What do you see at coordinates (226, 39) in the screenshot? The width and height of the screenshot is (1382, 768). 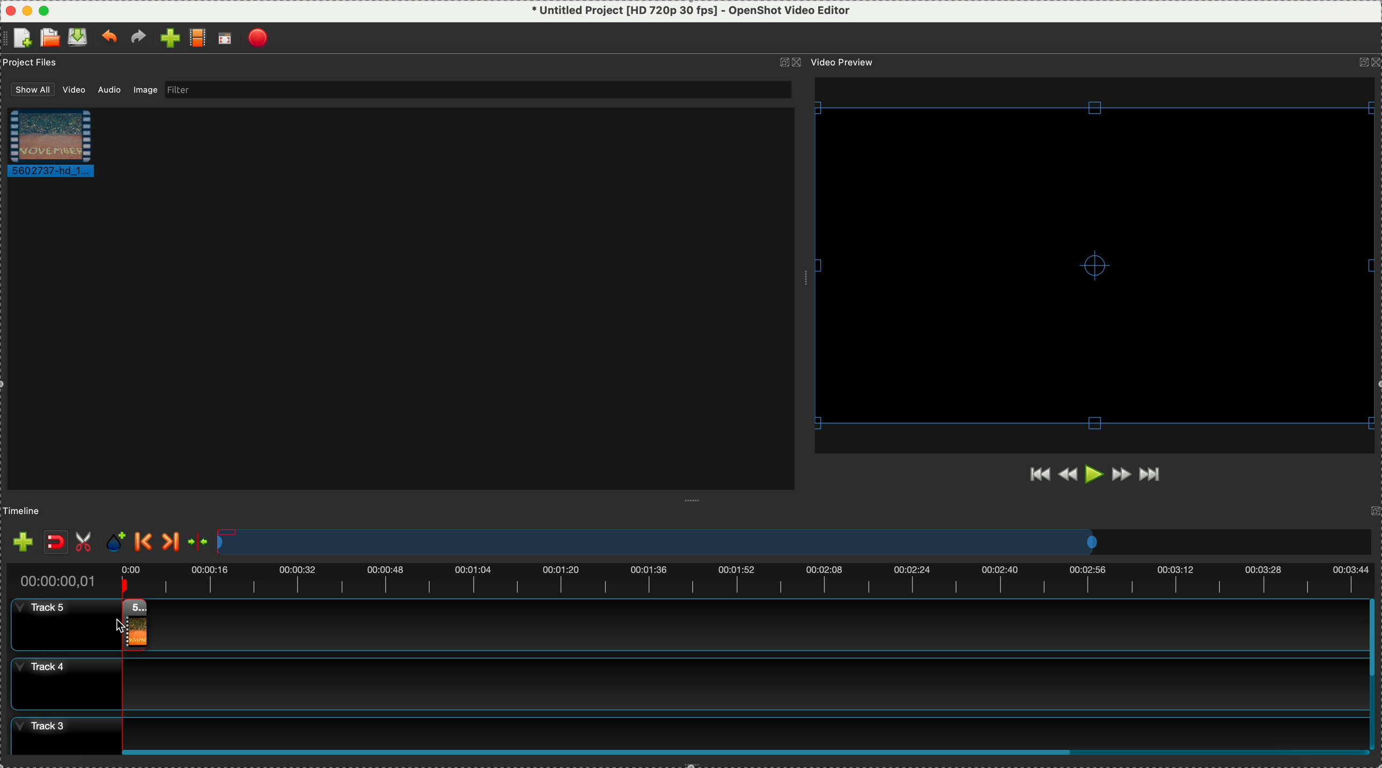 I see `full screen` at bounding box center [226, 39].